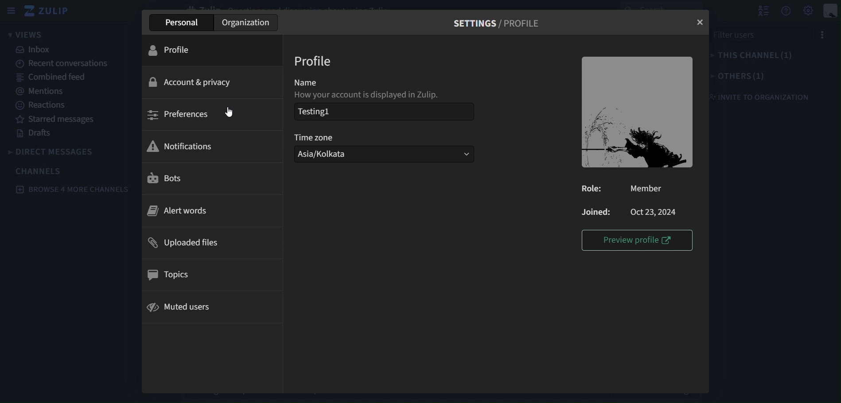 The image size is (841, 403). What do you see at coordinates (209, 211) in the screenshot?
I see `alert words` at bounding box center [209, 211].